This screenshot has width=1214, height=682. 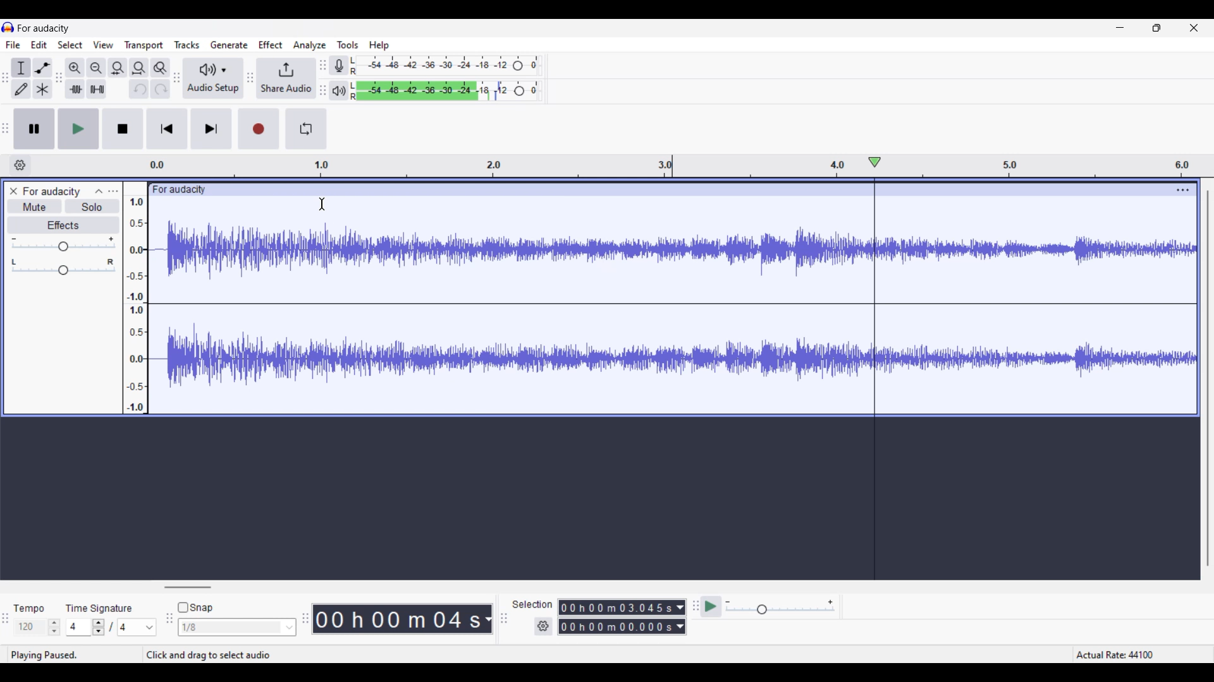 What do you see at coordinates (1120, 27) in the screenshot?
I see `Minimize` at bounding box center [1120, 27].